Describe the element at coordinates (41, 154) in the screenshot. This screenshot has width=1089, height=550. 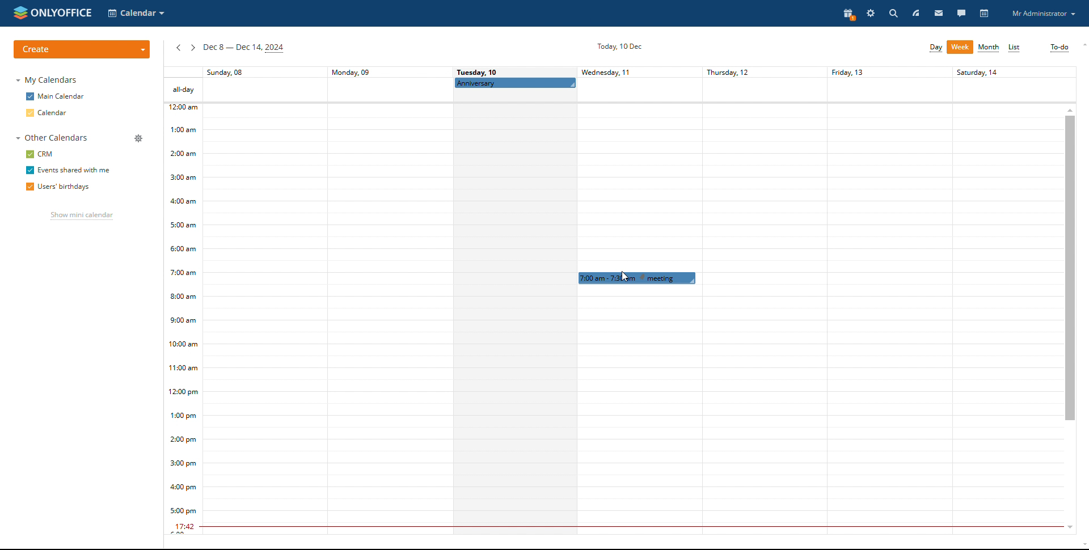
I see `crm` at that location.